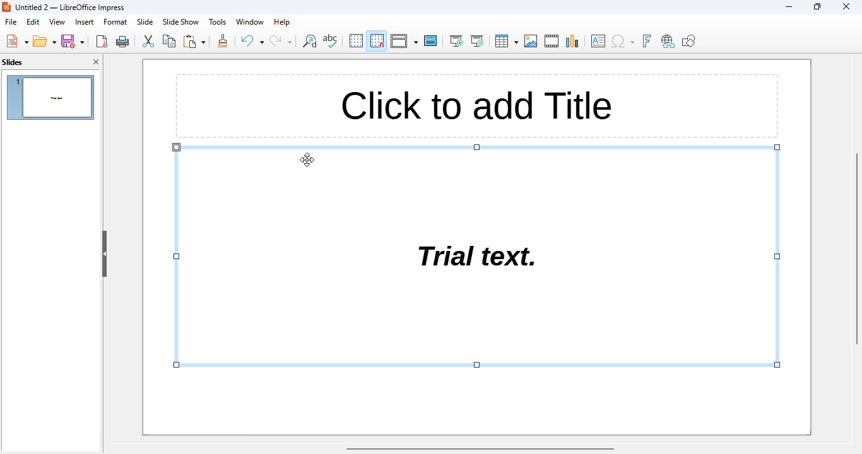 The height and width of the screenshot is (454, 862). Describe the element at coordinates (331, 41) in the screenshot. I see `spelling` at that location.